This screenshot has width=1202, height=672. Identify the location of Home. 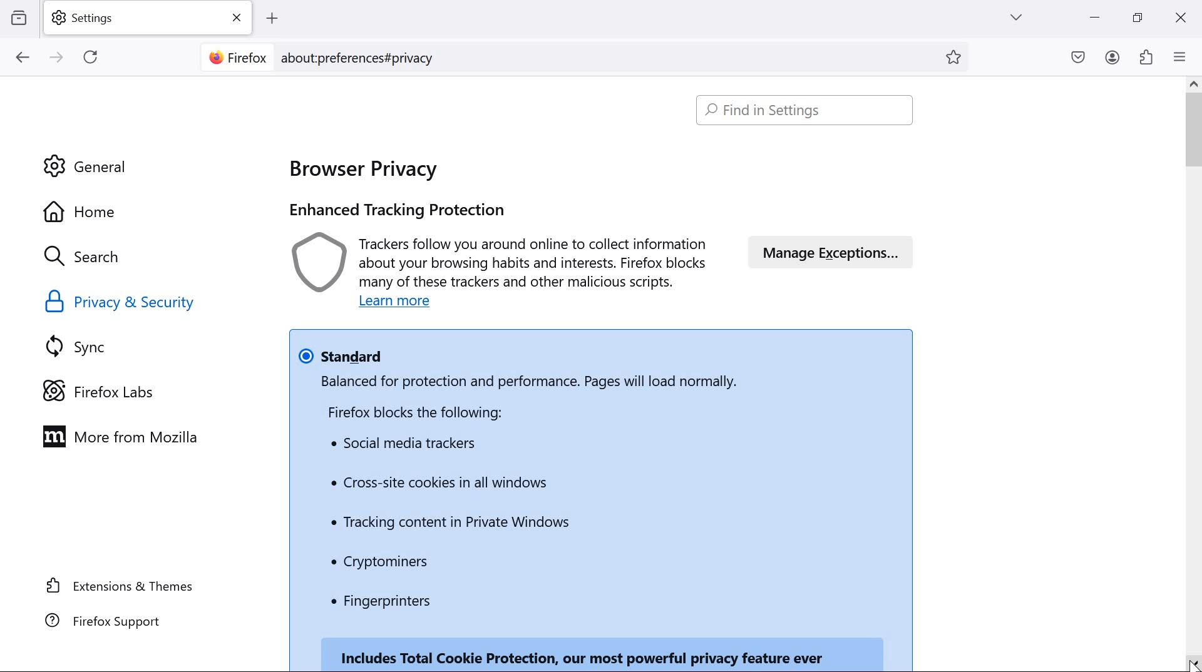
(115, 210).